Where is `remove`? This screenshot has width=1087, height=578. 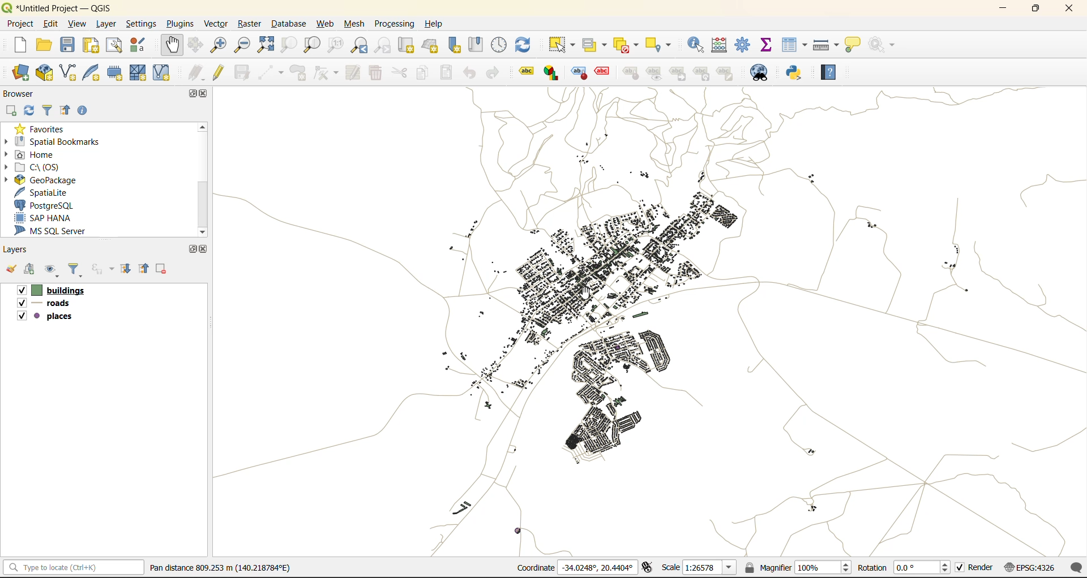 remove is located at coordinates (163, 269).